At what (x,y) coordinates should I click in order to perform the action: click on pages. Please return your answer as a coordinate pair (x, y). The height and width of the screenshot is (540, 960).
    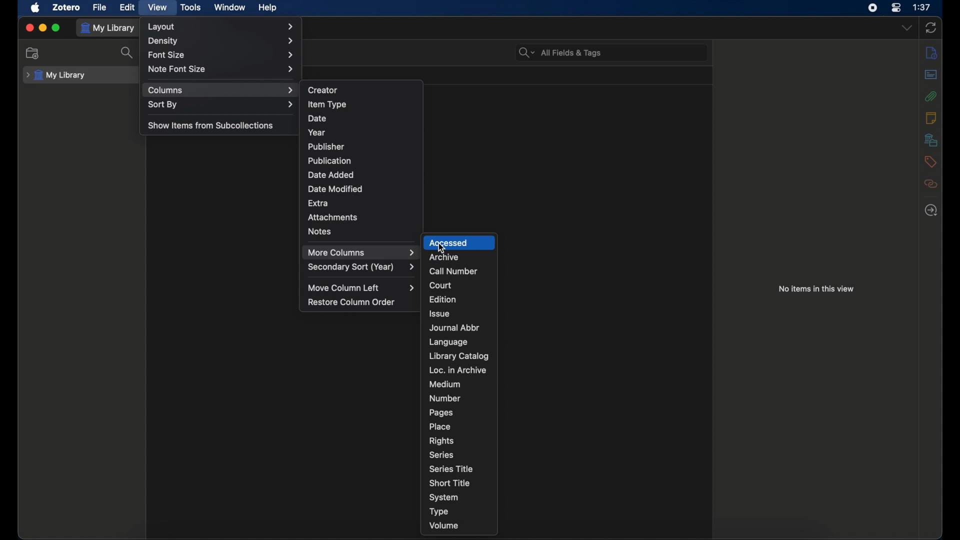
    Looking at the image, I should click on (441, 413).